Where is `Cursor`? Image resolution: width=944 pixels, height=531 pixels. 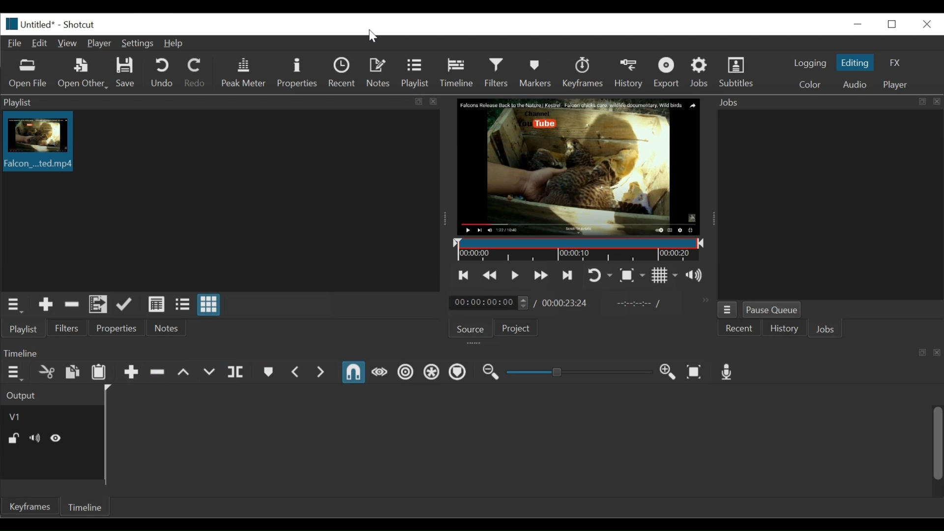
Cursor is located at coordinates (375, 36).